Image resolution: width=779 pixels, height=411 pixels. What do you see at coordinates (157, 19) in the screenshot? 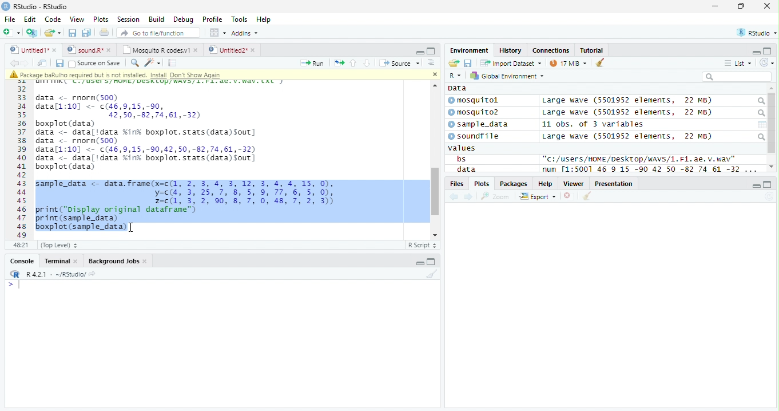
I see `Build` at bounding box center [157, 19].